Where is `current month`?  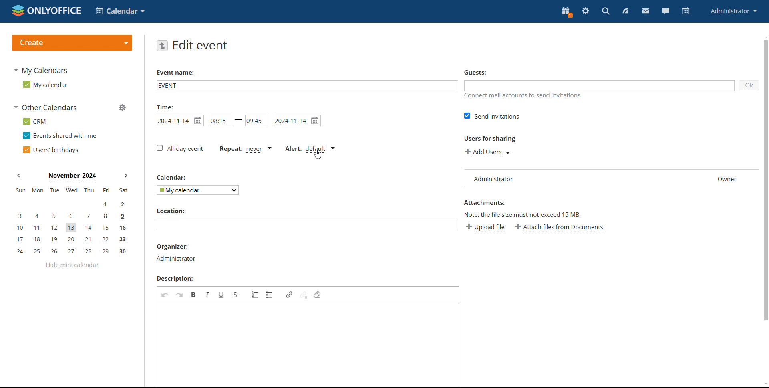 current month is located at coordinates (71, 176).